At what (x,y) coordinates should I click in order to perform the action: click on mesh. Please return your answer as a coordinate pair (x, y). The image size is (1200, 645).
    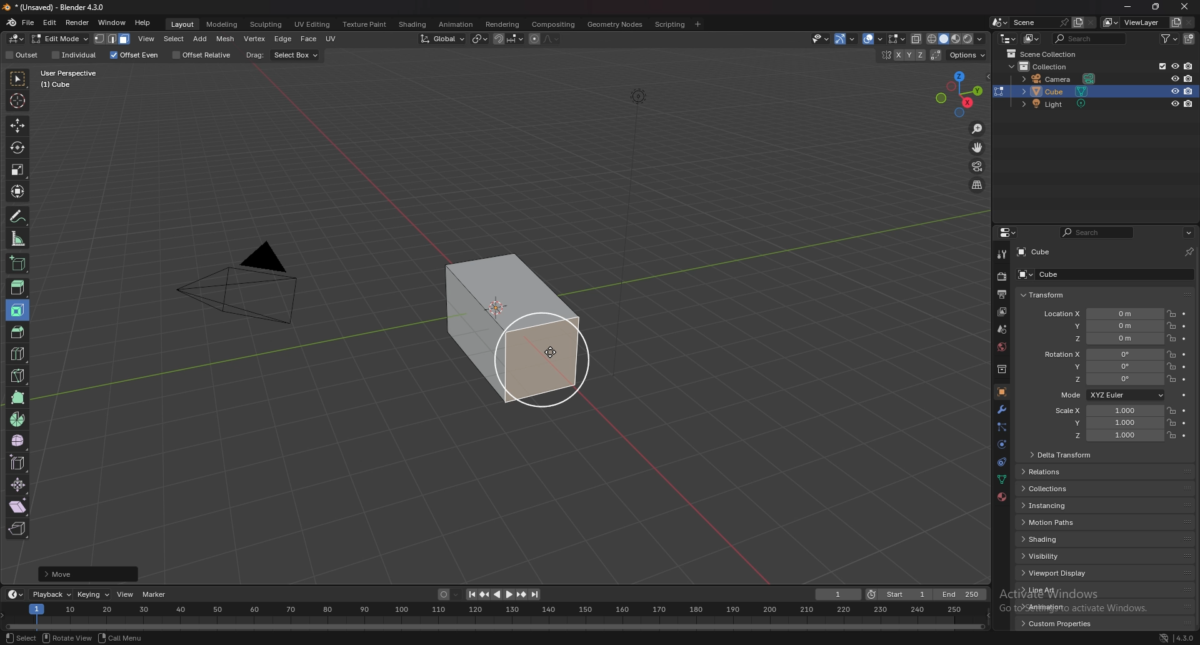
    Looking at the image, I should click on (226, 39).